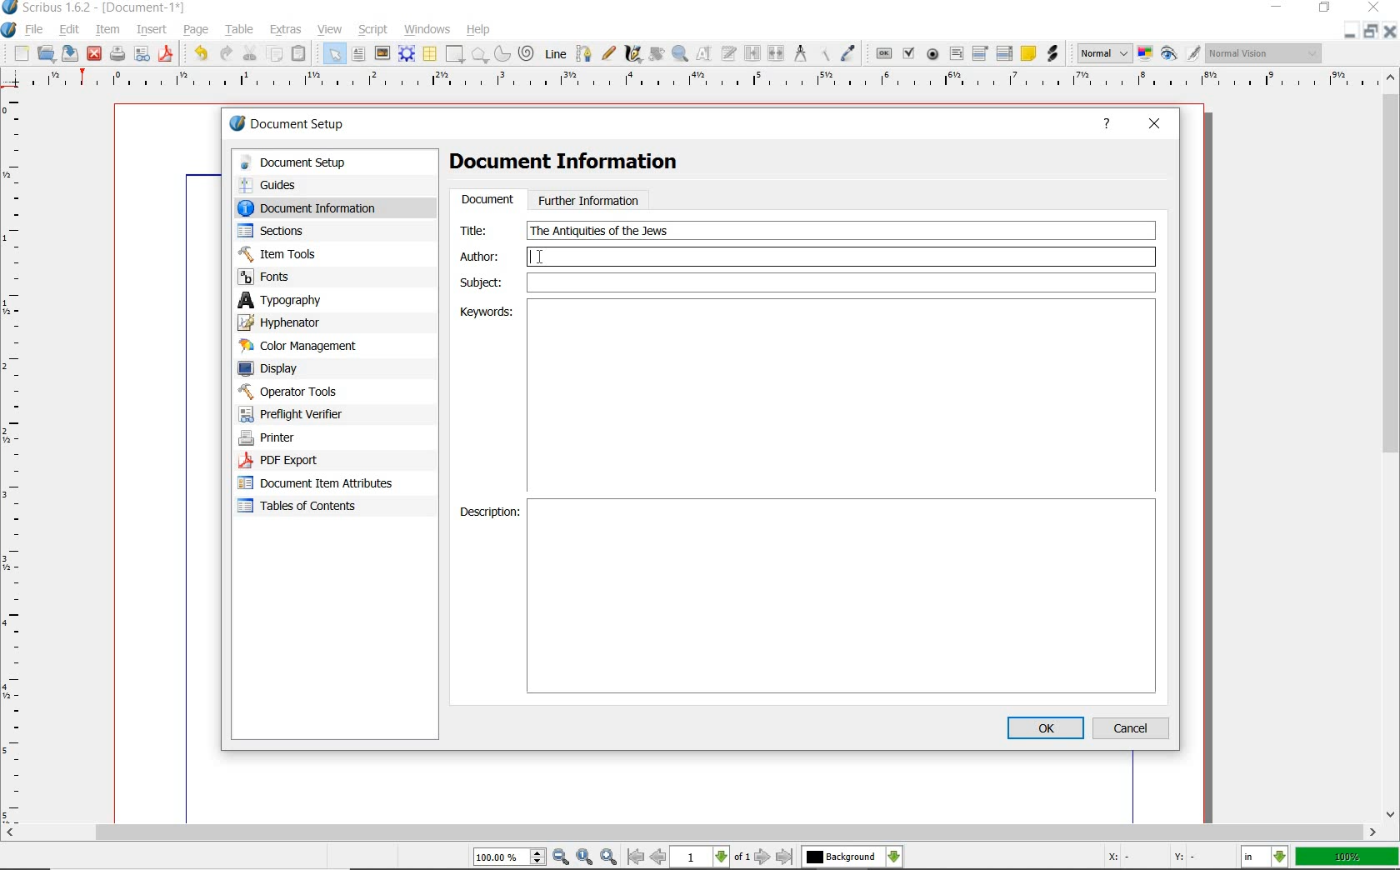  What do you see at coordinates (607, 52) in the screenshot?
I see `freehand line` at bounding box center [607, 52].